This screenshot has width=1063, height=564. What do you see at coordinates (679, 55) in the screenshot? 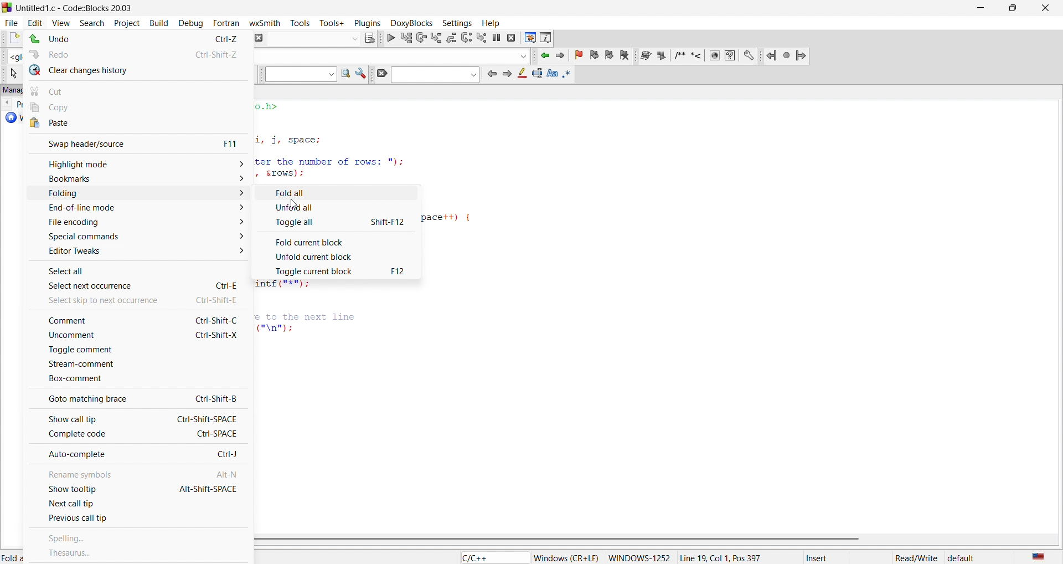
I see `insert comment box` at bounding box center [679, 55].